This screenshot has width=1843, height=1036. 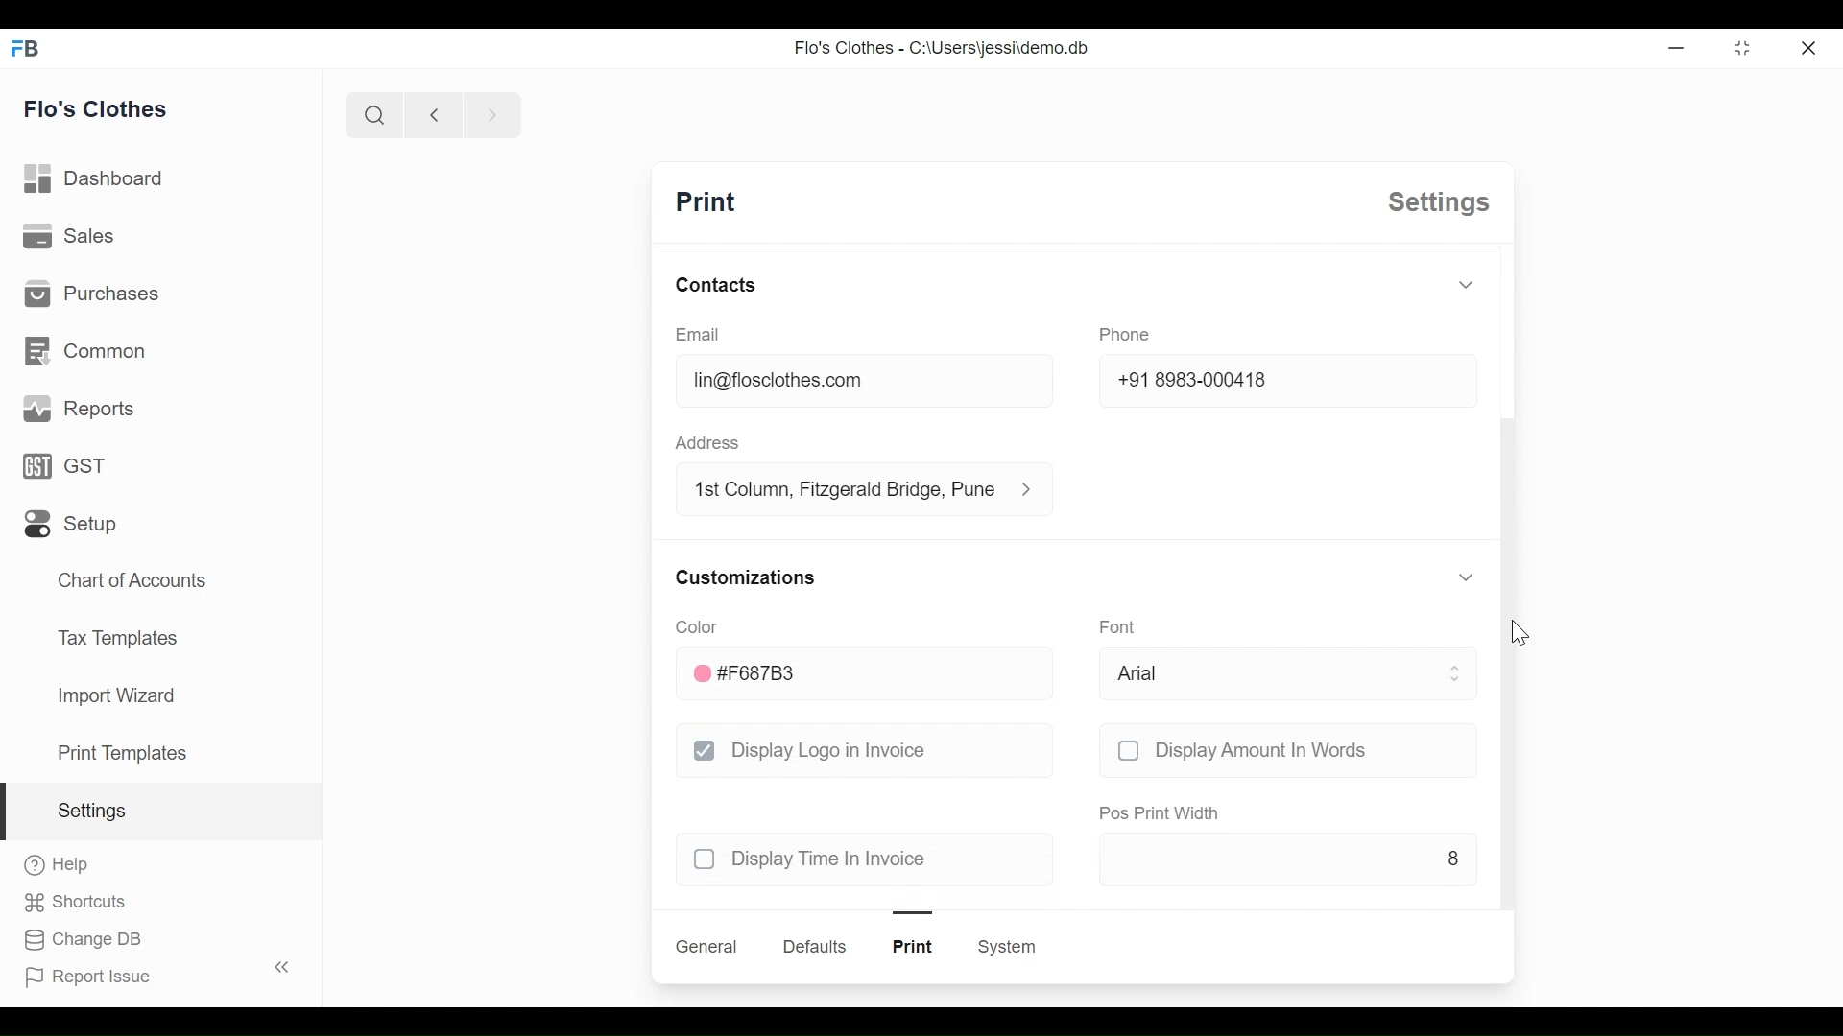 What do you see at coordinates (700, 334) in the screenshot?
I see `email` at bounding box center [700, 334].